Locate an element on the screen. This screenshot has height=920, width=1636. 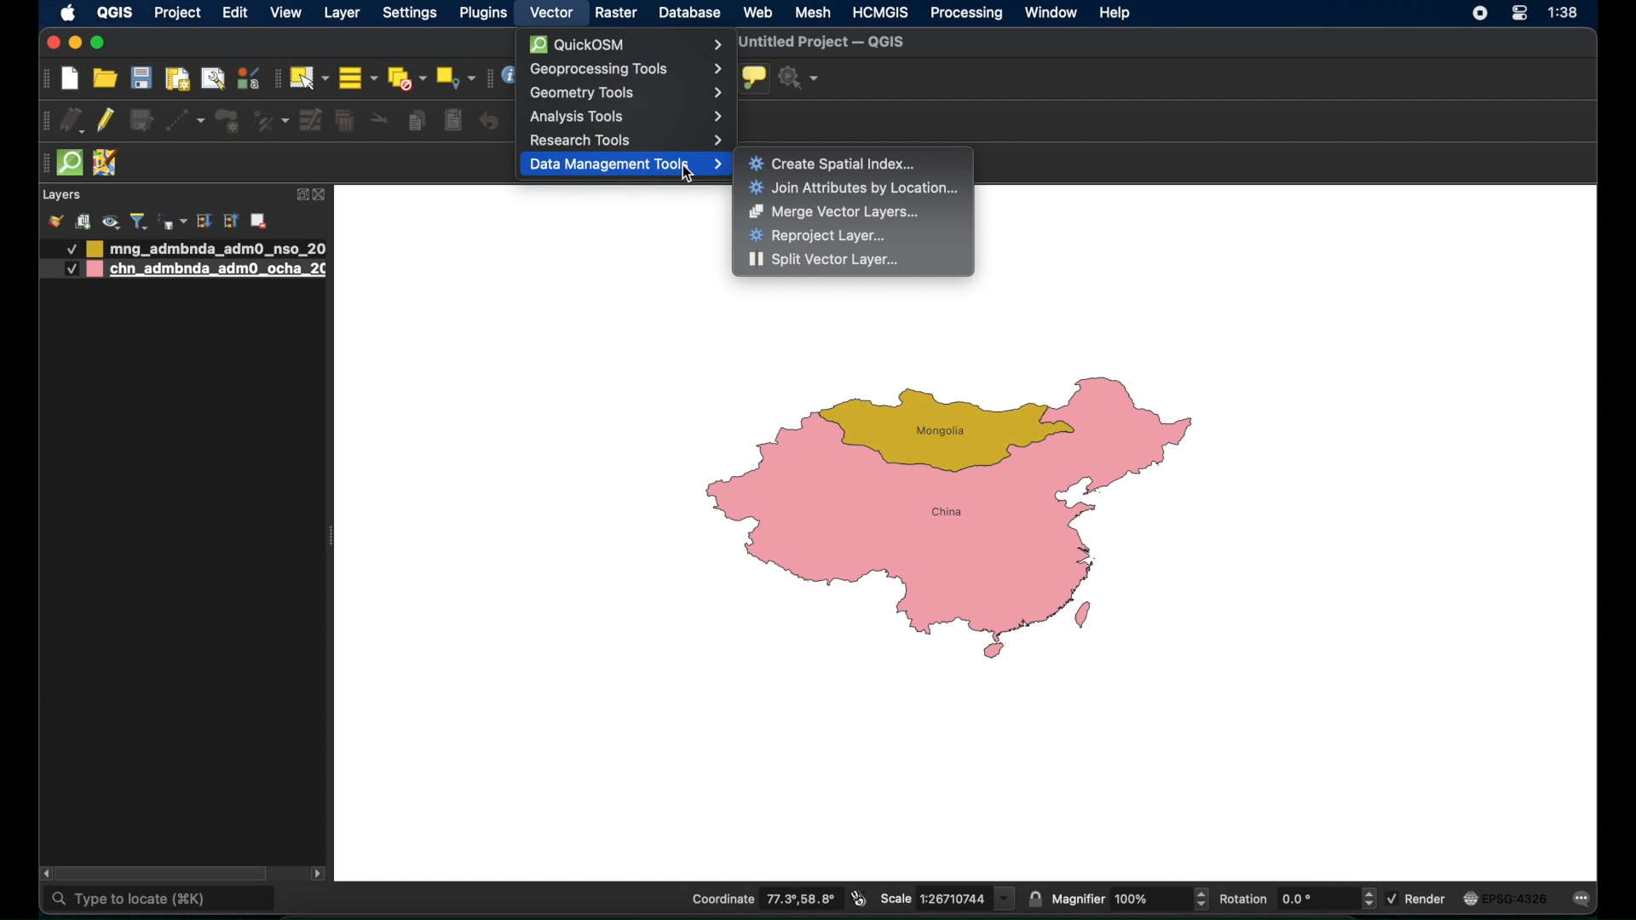
scale is located at coordinates (947, 898).